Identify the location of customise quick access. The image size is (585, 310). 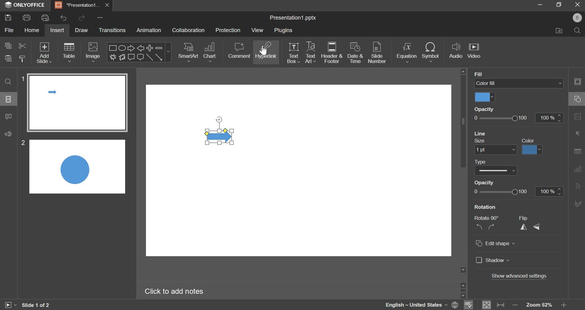
(100, 17).